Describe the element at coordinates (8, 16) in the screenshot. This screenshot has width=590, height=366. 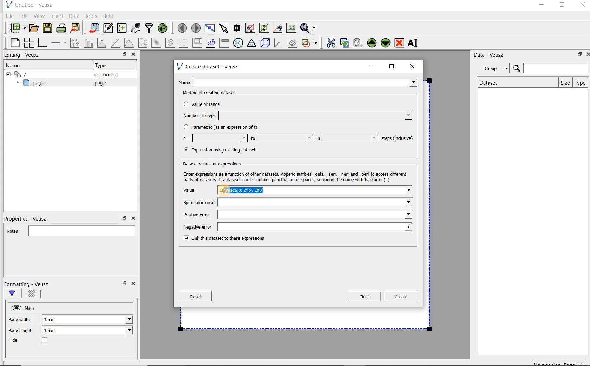
I see `File` at that location.